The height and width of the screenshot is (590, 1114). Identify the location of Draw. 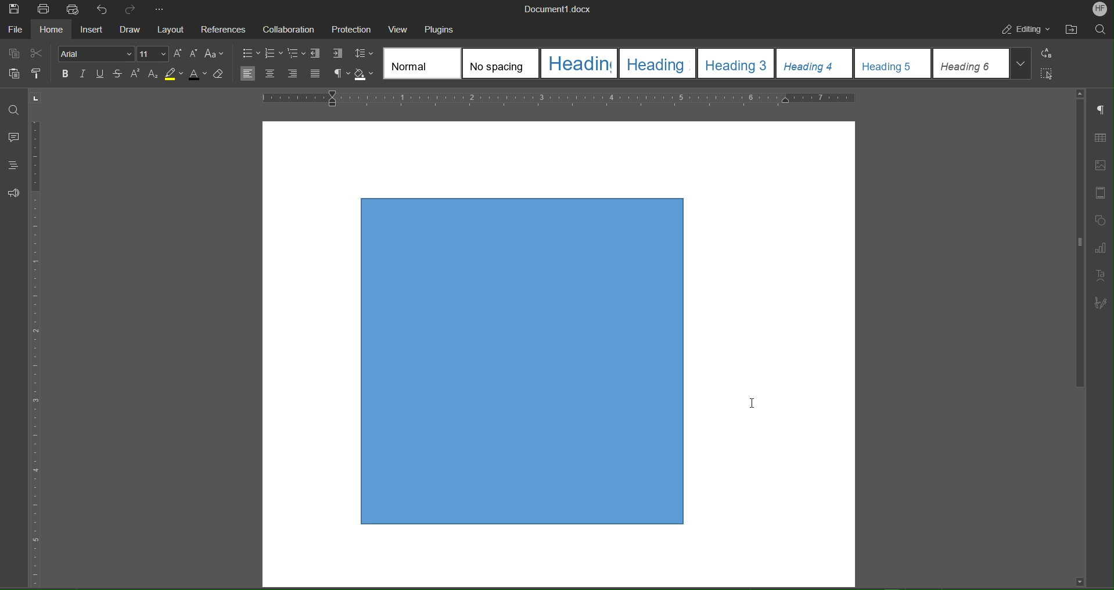
(131, 29).